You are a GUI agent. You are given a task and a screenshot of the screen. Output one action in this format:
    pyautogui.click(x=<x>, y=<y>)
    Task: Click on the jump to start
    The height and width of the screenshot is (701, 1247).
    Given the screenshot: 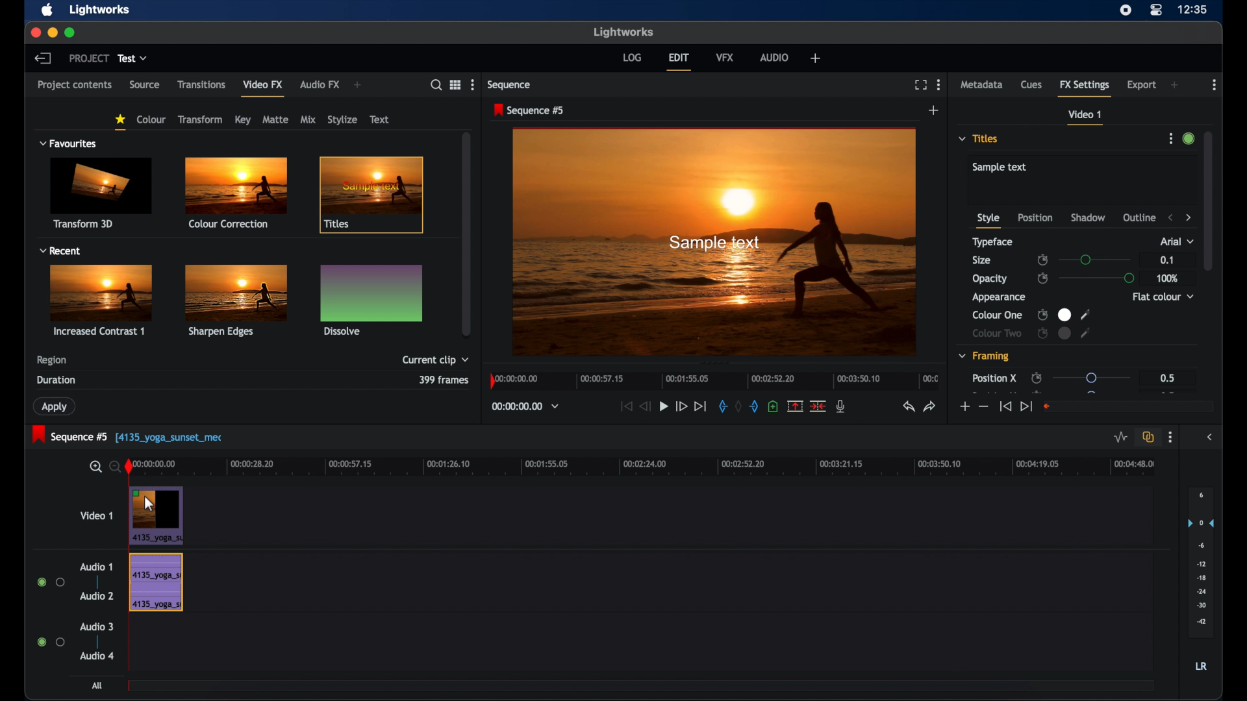 What is the action you would take?
    pyautogui.click(x=1005, y=407)
    